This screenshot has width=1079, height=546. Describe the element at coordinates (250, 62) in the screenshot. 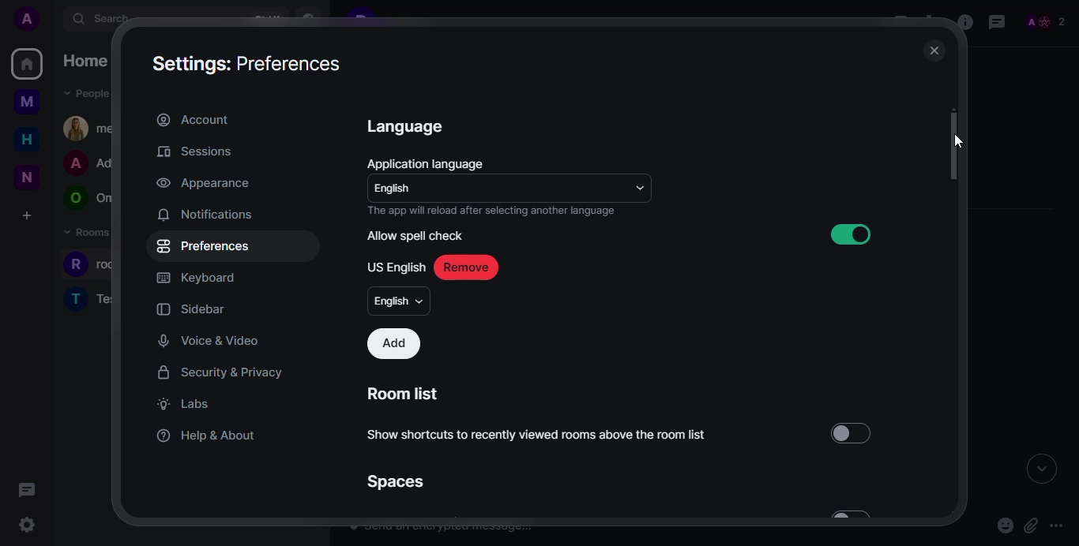

I see `settings preferences` at that location.